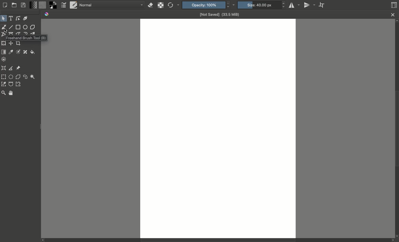 The height and width of the screenshot is (242, 399). Describe the element at coordinates (174, 5) in the screenshot. I see `Reload original preset` at that location.